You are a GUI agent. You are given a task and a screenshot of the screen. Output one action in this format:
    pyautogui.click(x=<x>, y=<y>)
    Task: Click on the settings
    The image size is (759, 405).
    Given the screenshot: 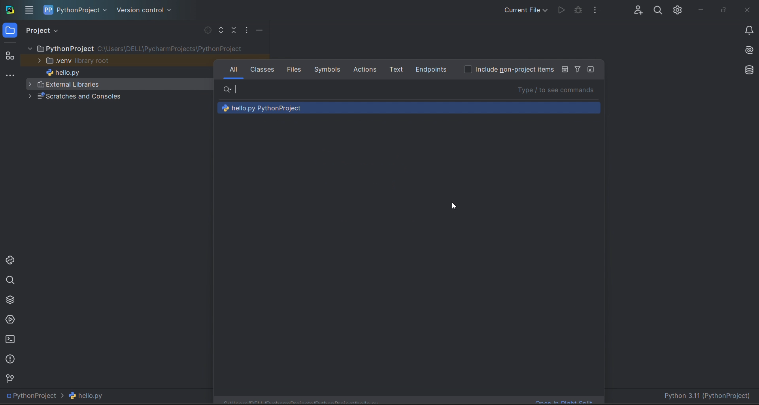 What is the action you would take?
    pyautogui.click(x=678, y=8)
    